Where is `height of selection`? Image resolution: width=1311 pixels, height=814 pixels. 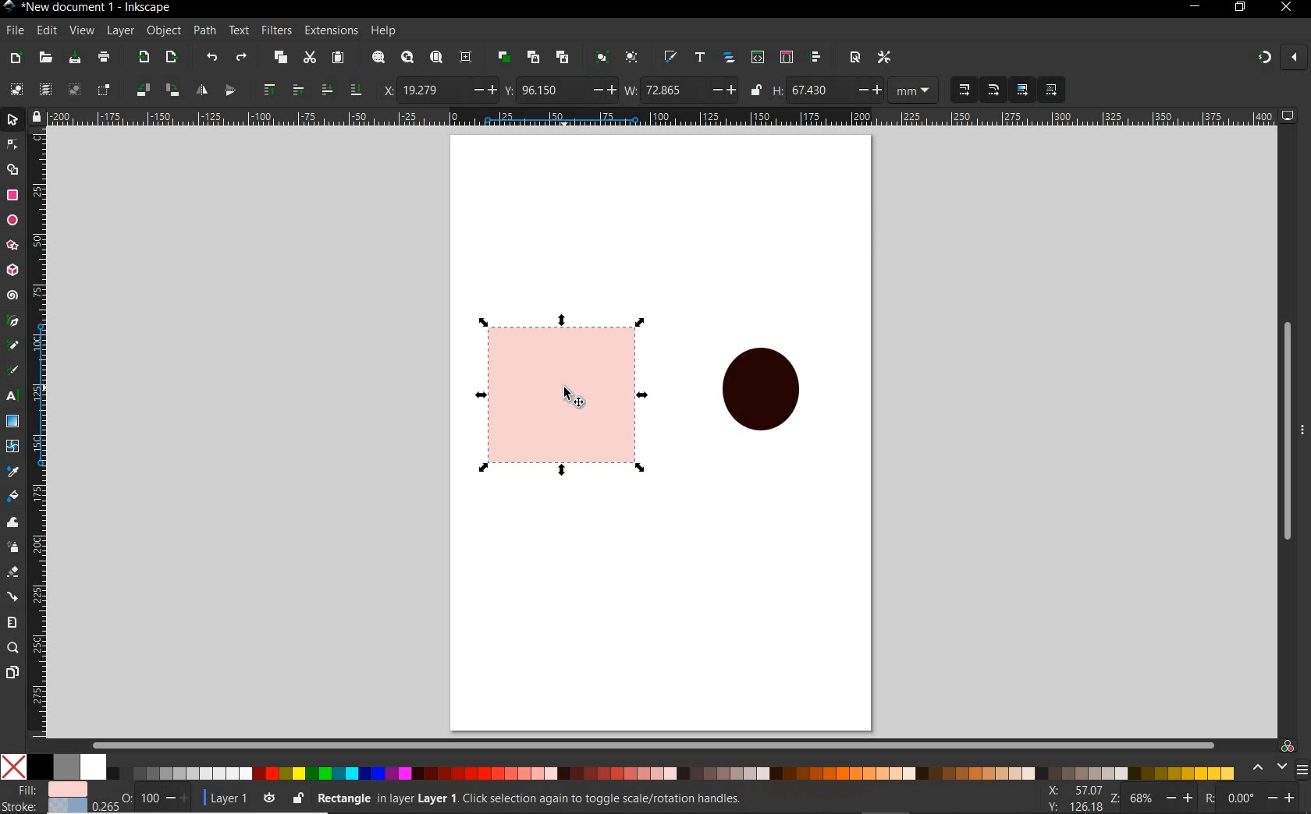
height of selection is located at coordinates (858, 90).